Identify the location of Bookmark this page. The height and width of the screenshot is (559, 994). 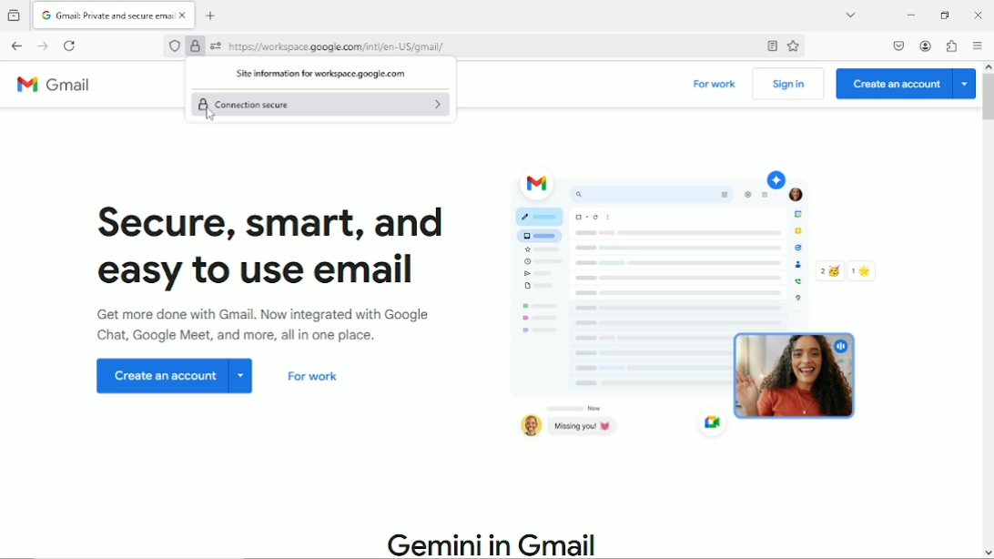
(793, 45).